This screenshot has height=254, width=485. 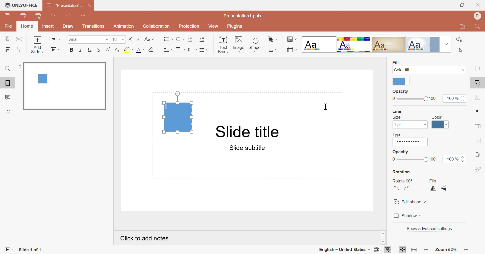 What do you see at coordinates (139, 39) in the screenshot?
I see `Decrement font size` at bounding box center [139, 39].